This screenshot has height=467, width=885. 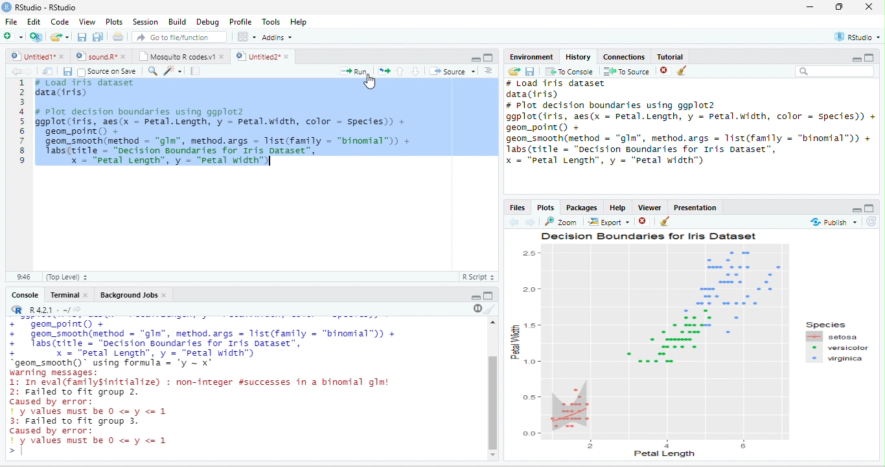 I want to click on Viewer, so click(x=650, y=208).